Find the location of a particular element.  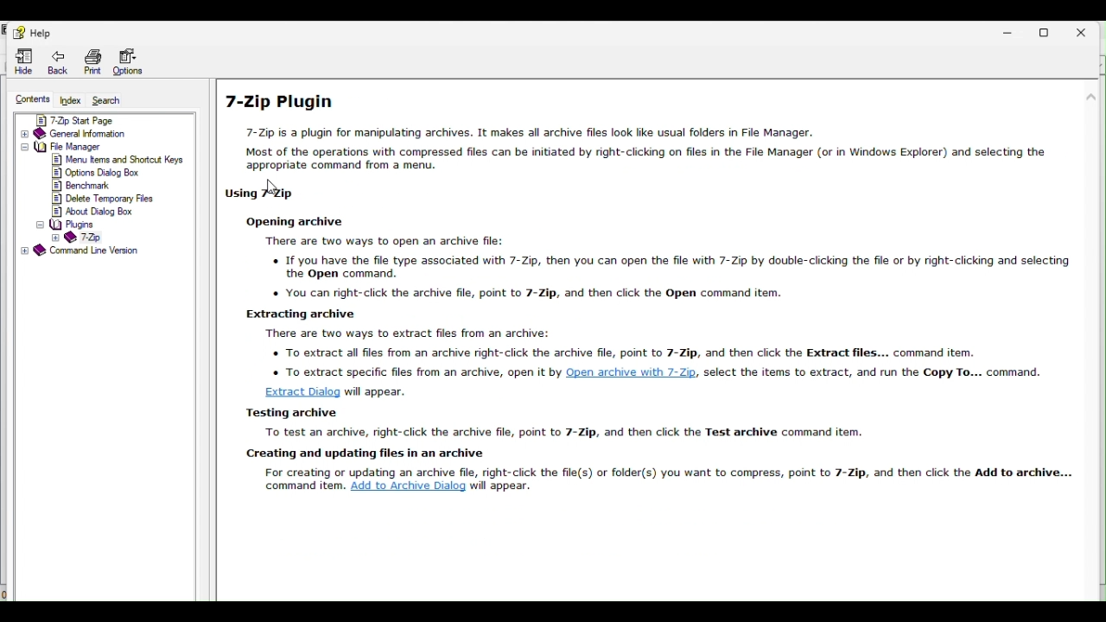

| creating and updating files in an archive is located at coordinates (365, 454).